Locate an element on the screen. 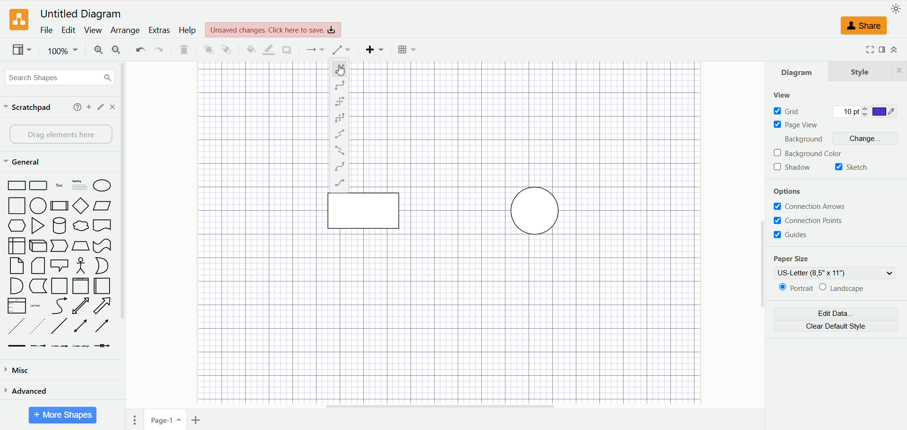 Image resolution: width=907 pixels, height=430 pixels. edit is located at coordinates (101, 107).